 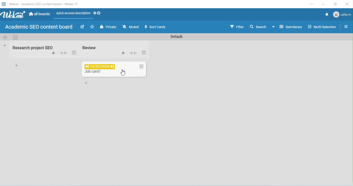 I want to click on board name, so click(x=39, y=27).